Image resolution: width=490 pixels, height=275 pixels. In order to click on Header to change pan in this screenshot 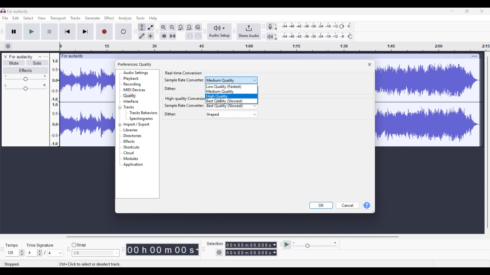, I will do `click(26, 89)`.